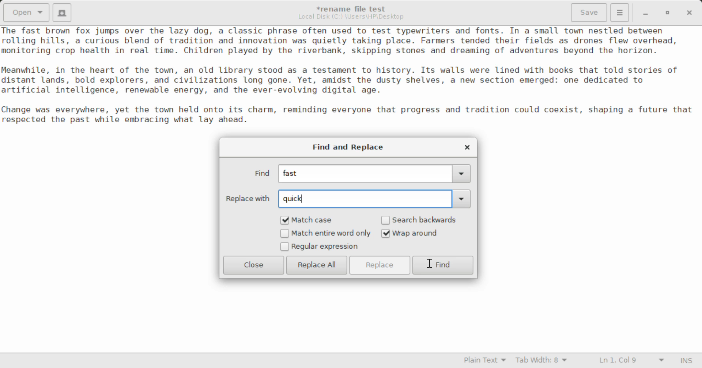  I want to click on Replace with: quick, so click(347, 199).